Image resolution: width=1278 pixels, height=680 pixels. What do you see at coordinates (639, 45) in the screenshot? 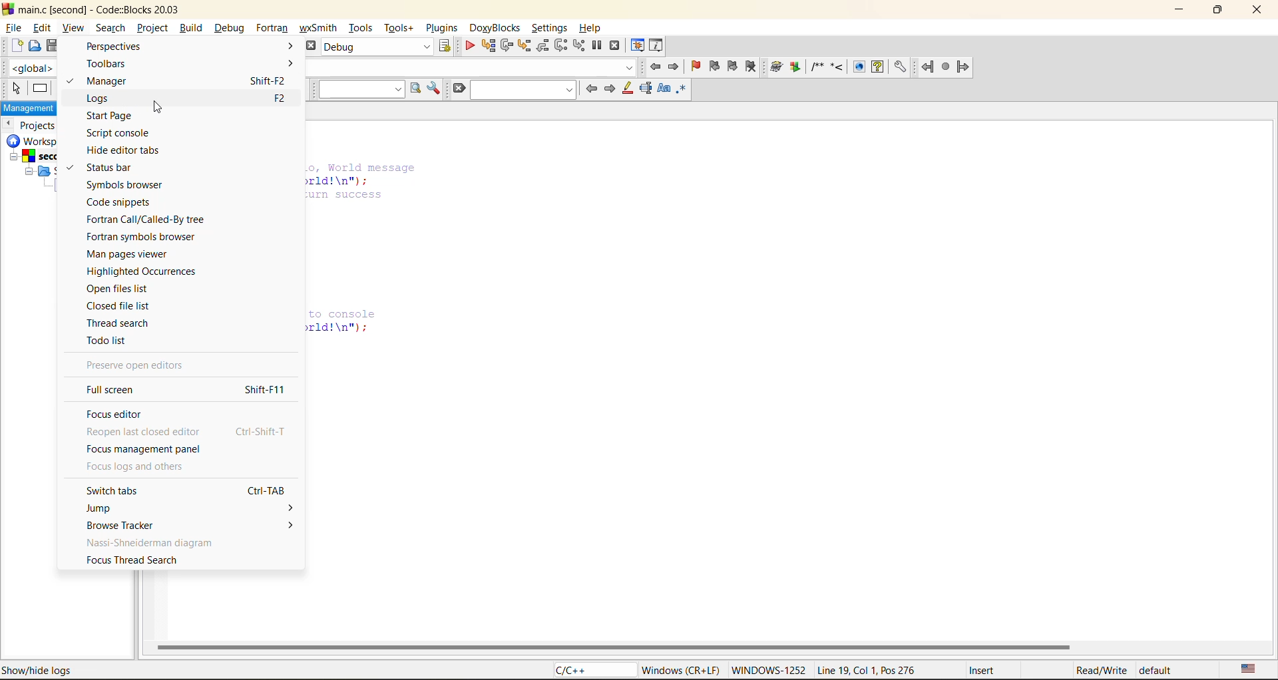
I see `debugging windows` at bounding box center [639, 45].